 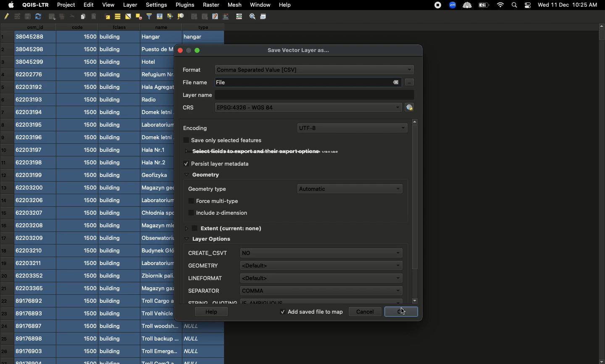 What do you see at coordinates (300, 50) in the screenshot?
I see `Save vector layer as` at bounding box center [300, 50].